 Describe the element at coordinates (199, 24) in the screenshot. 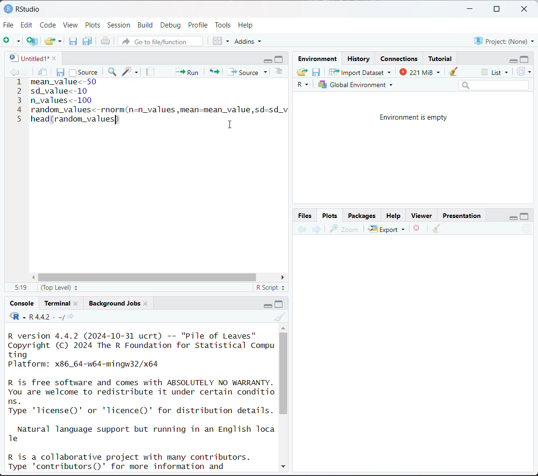

I see `Profile` at that location.